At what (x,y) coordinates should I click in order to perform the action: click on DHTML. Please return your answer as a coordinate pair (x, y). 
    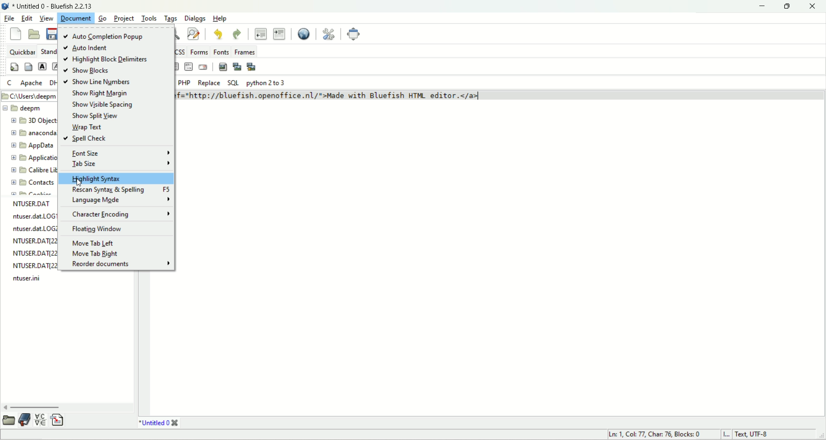
    Looking at the image, I should click on (53, 84).